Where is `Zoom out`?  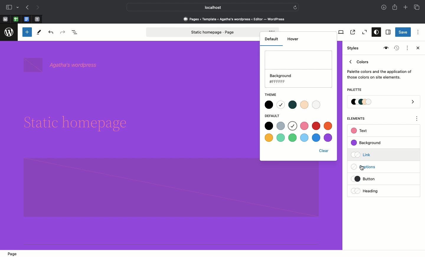 Zoom out is located at coordinates (364, 32).